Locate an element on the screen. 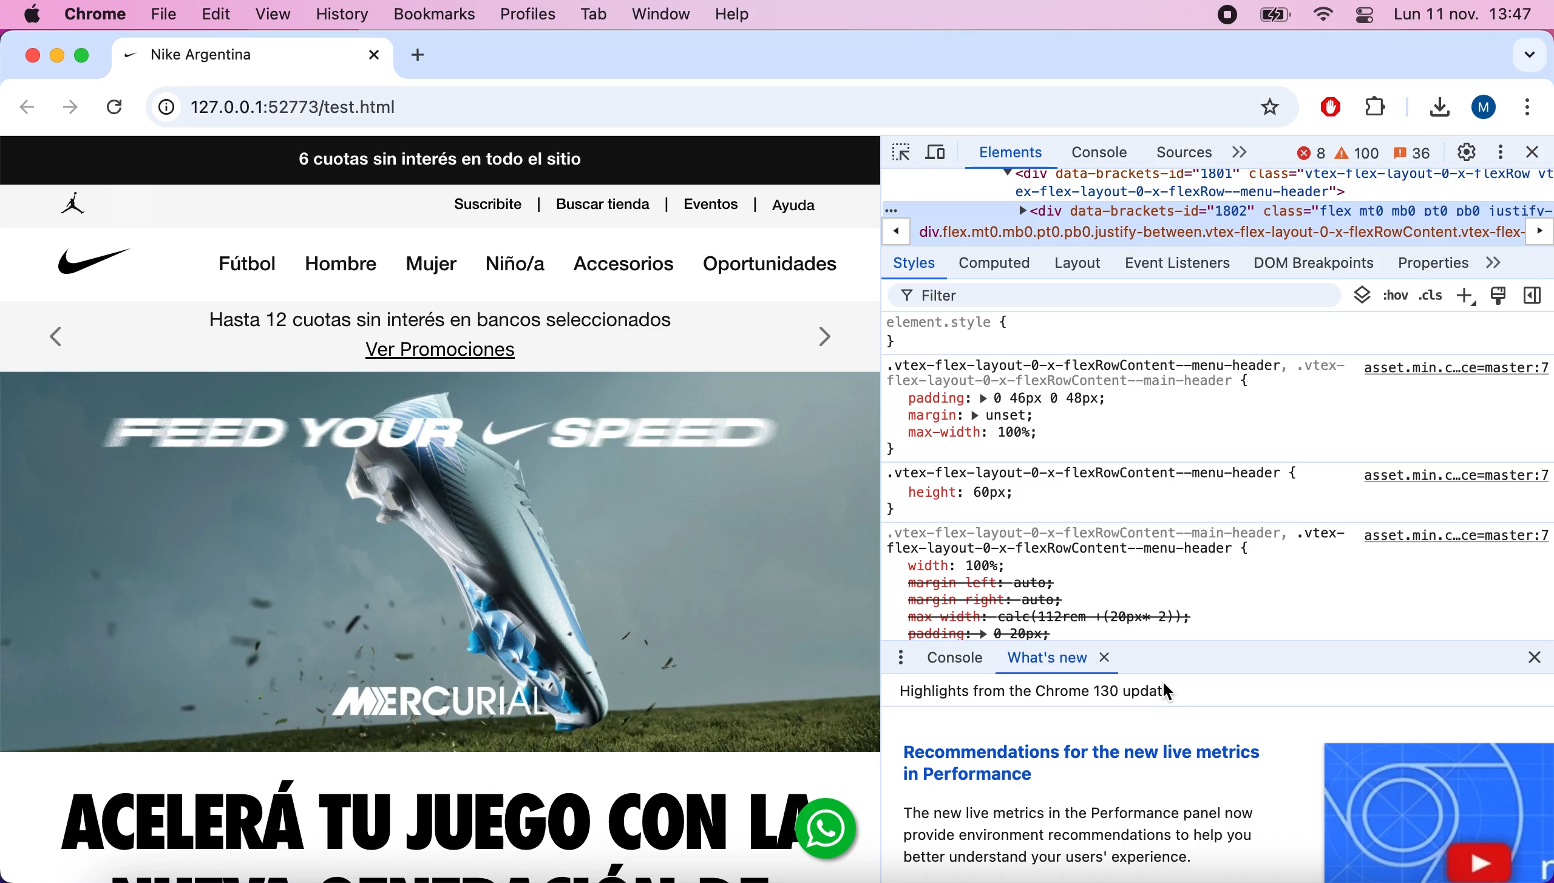  show cls is located at coordinates (1410, 294).